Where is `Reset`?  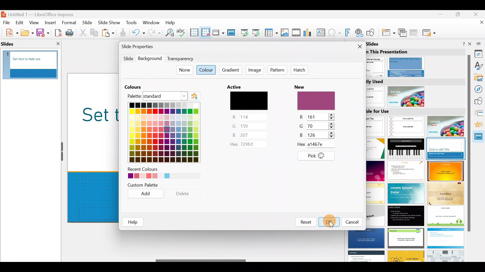 Reset is located at coordinates (305, 221).